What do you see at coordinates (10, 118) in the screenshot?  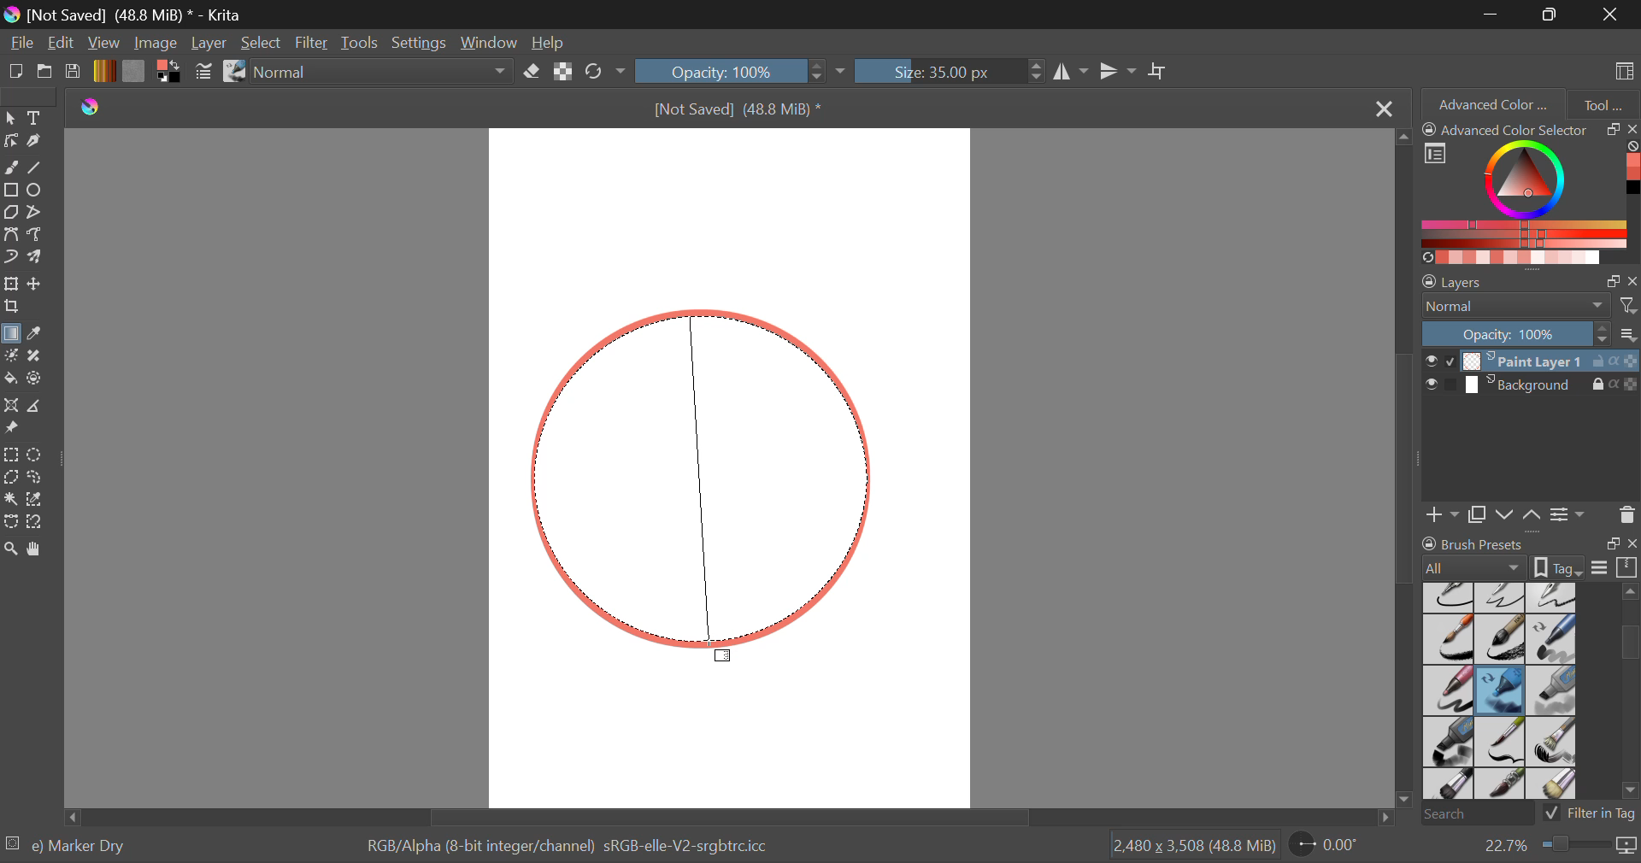 I see `Select` at bounding box center [10, 118].